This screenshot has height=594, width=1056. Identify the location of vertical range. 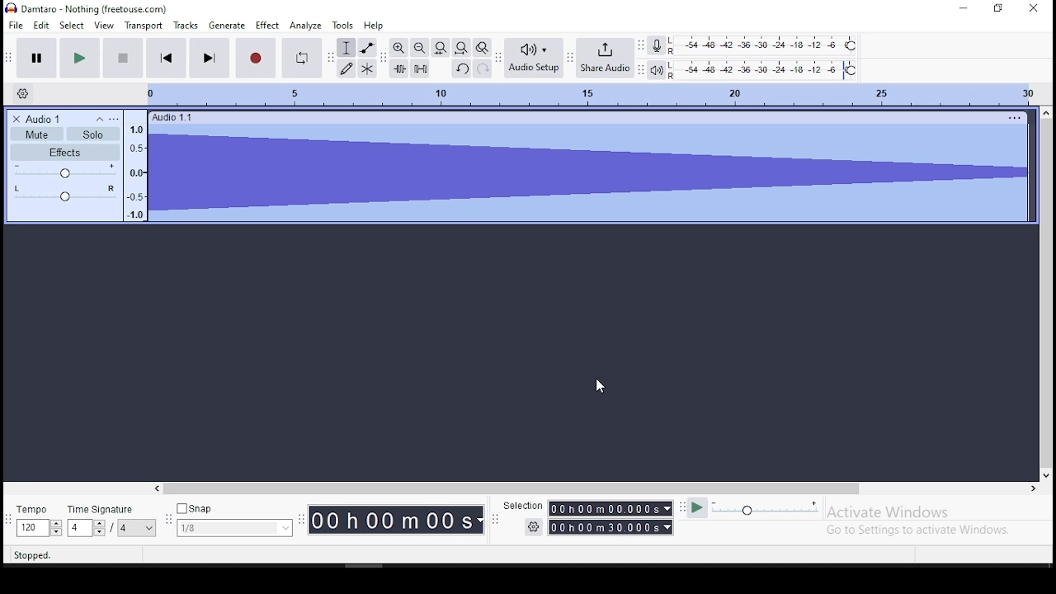
(584, 92).